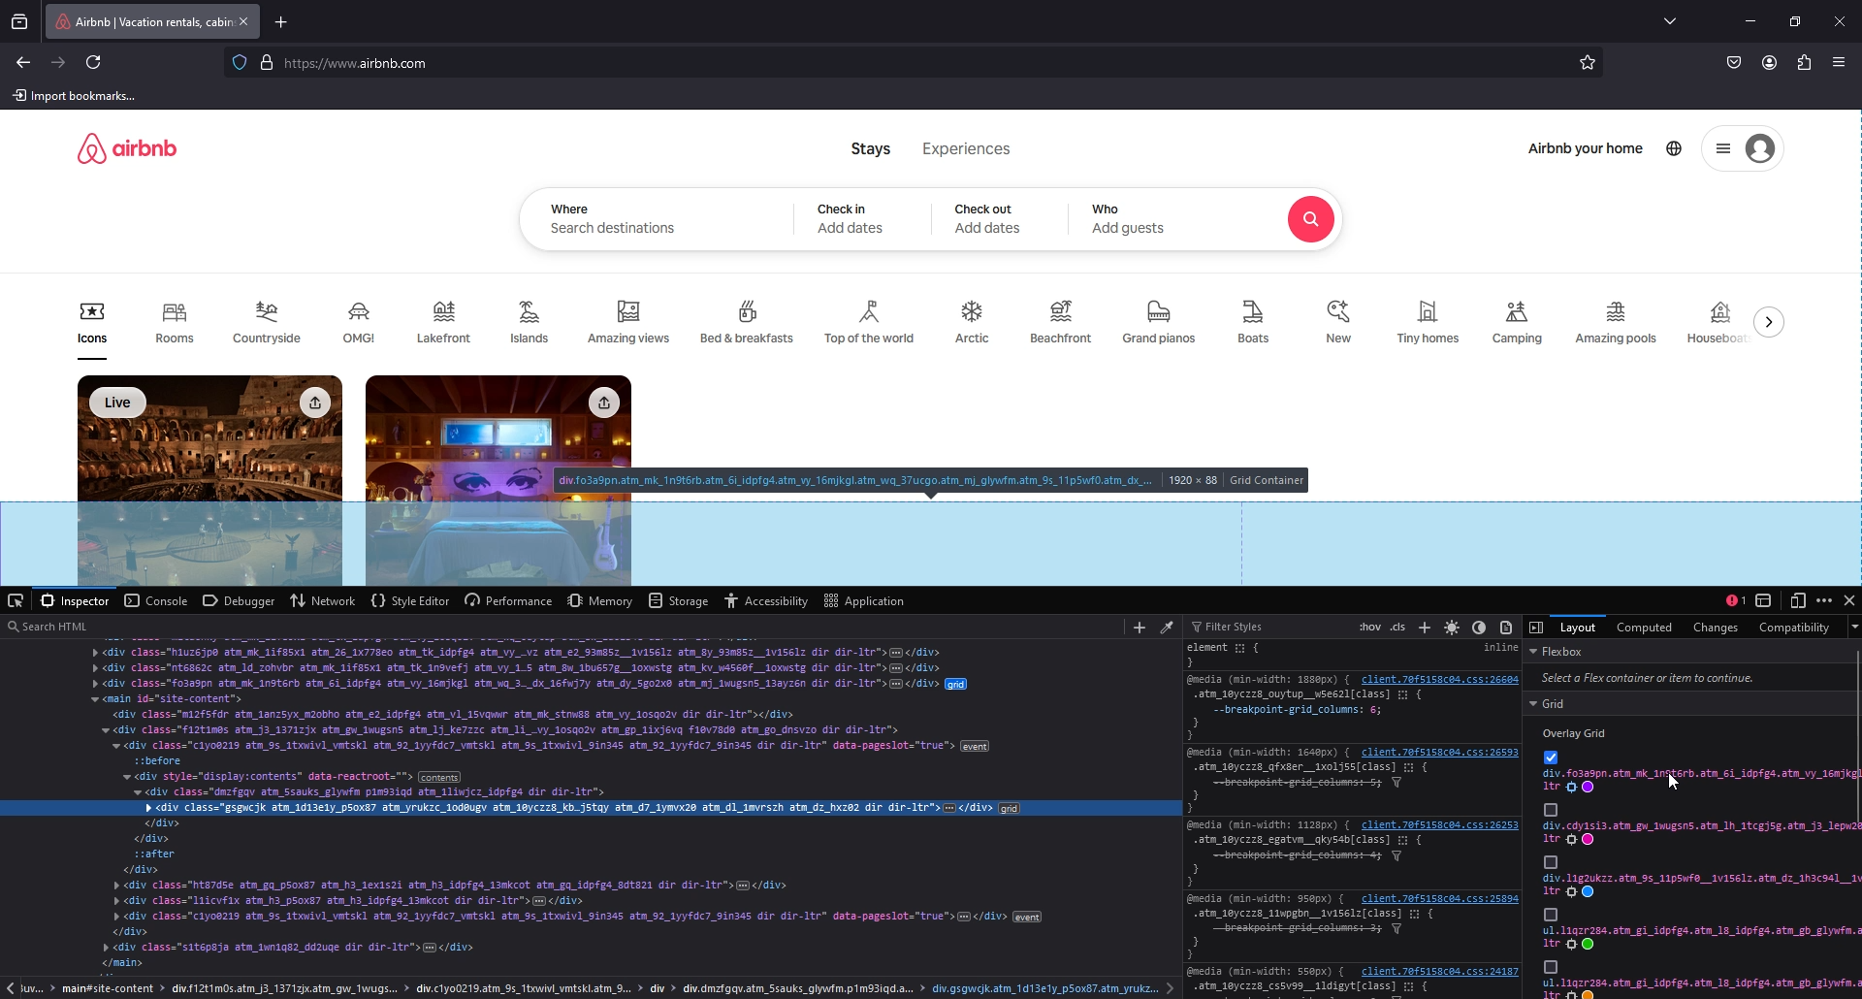 The width and height of the screenshot is (1862, 999). I want to click on link, so click(1440, 899).